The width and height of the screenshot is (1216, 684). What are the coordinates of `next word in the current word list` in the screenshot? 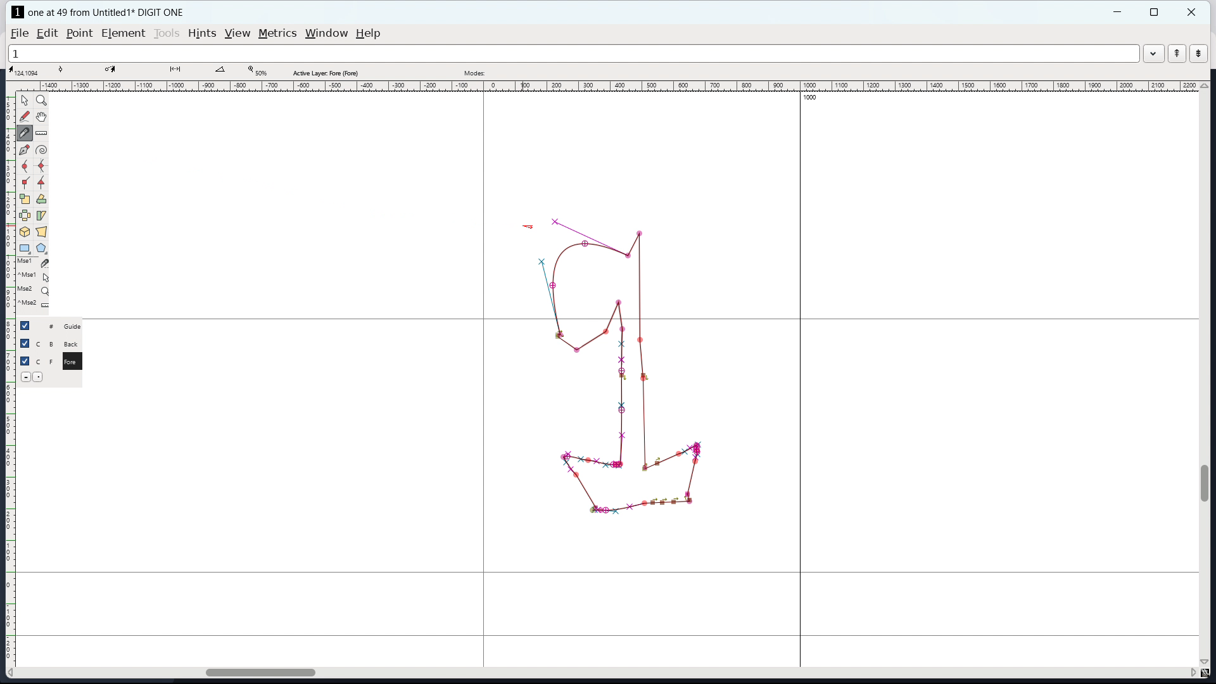 It's located at (1198, 54).